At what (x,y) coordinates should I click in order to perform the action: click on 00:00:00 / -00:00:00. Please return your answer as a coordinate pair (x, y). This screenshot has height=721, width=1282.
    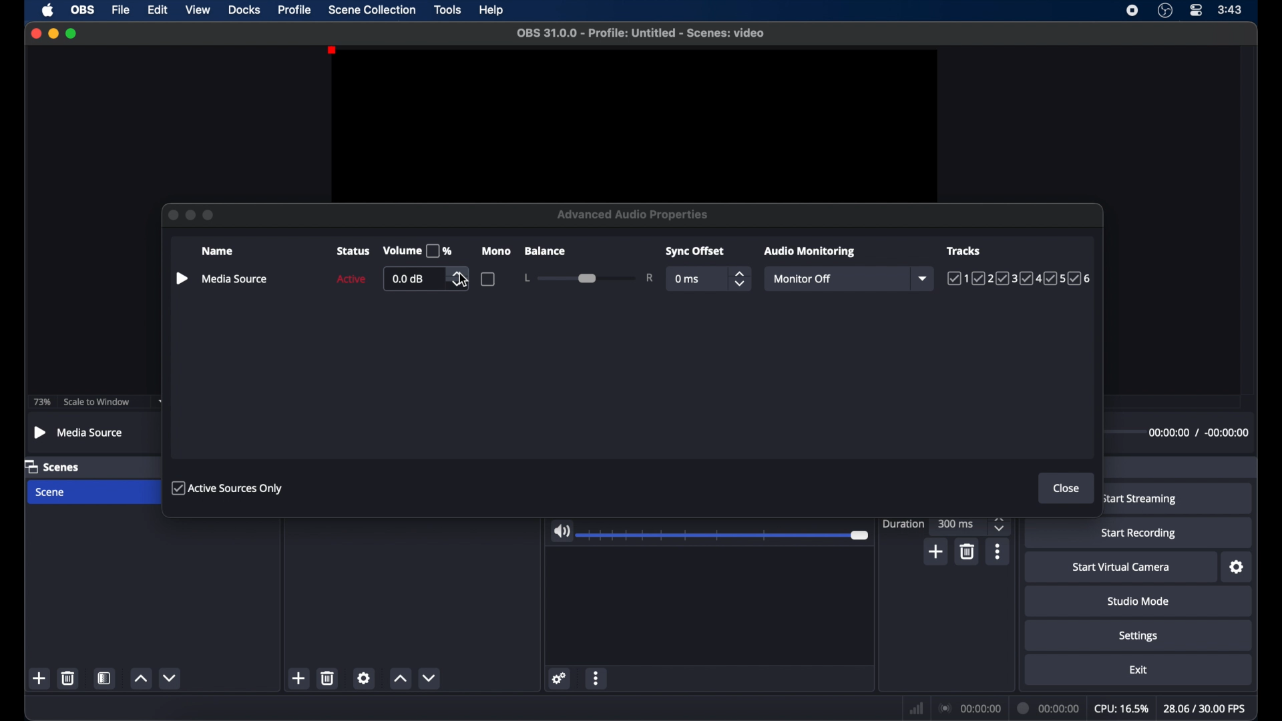
    Looking at the image, I should click on (1195, 433).